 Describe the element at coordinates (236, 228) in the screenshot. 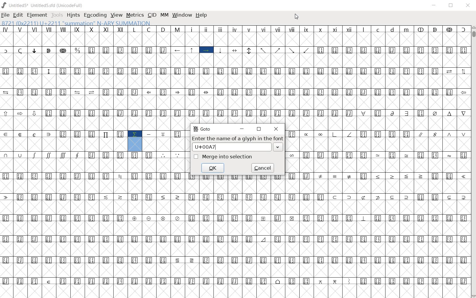

I see `empty cells` at that location.